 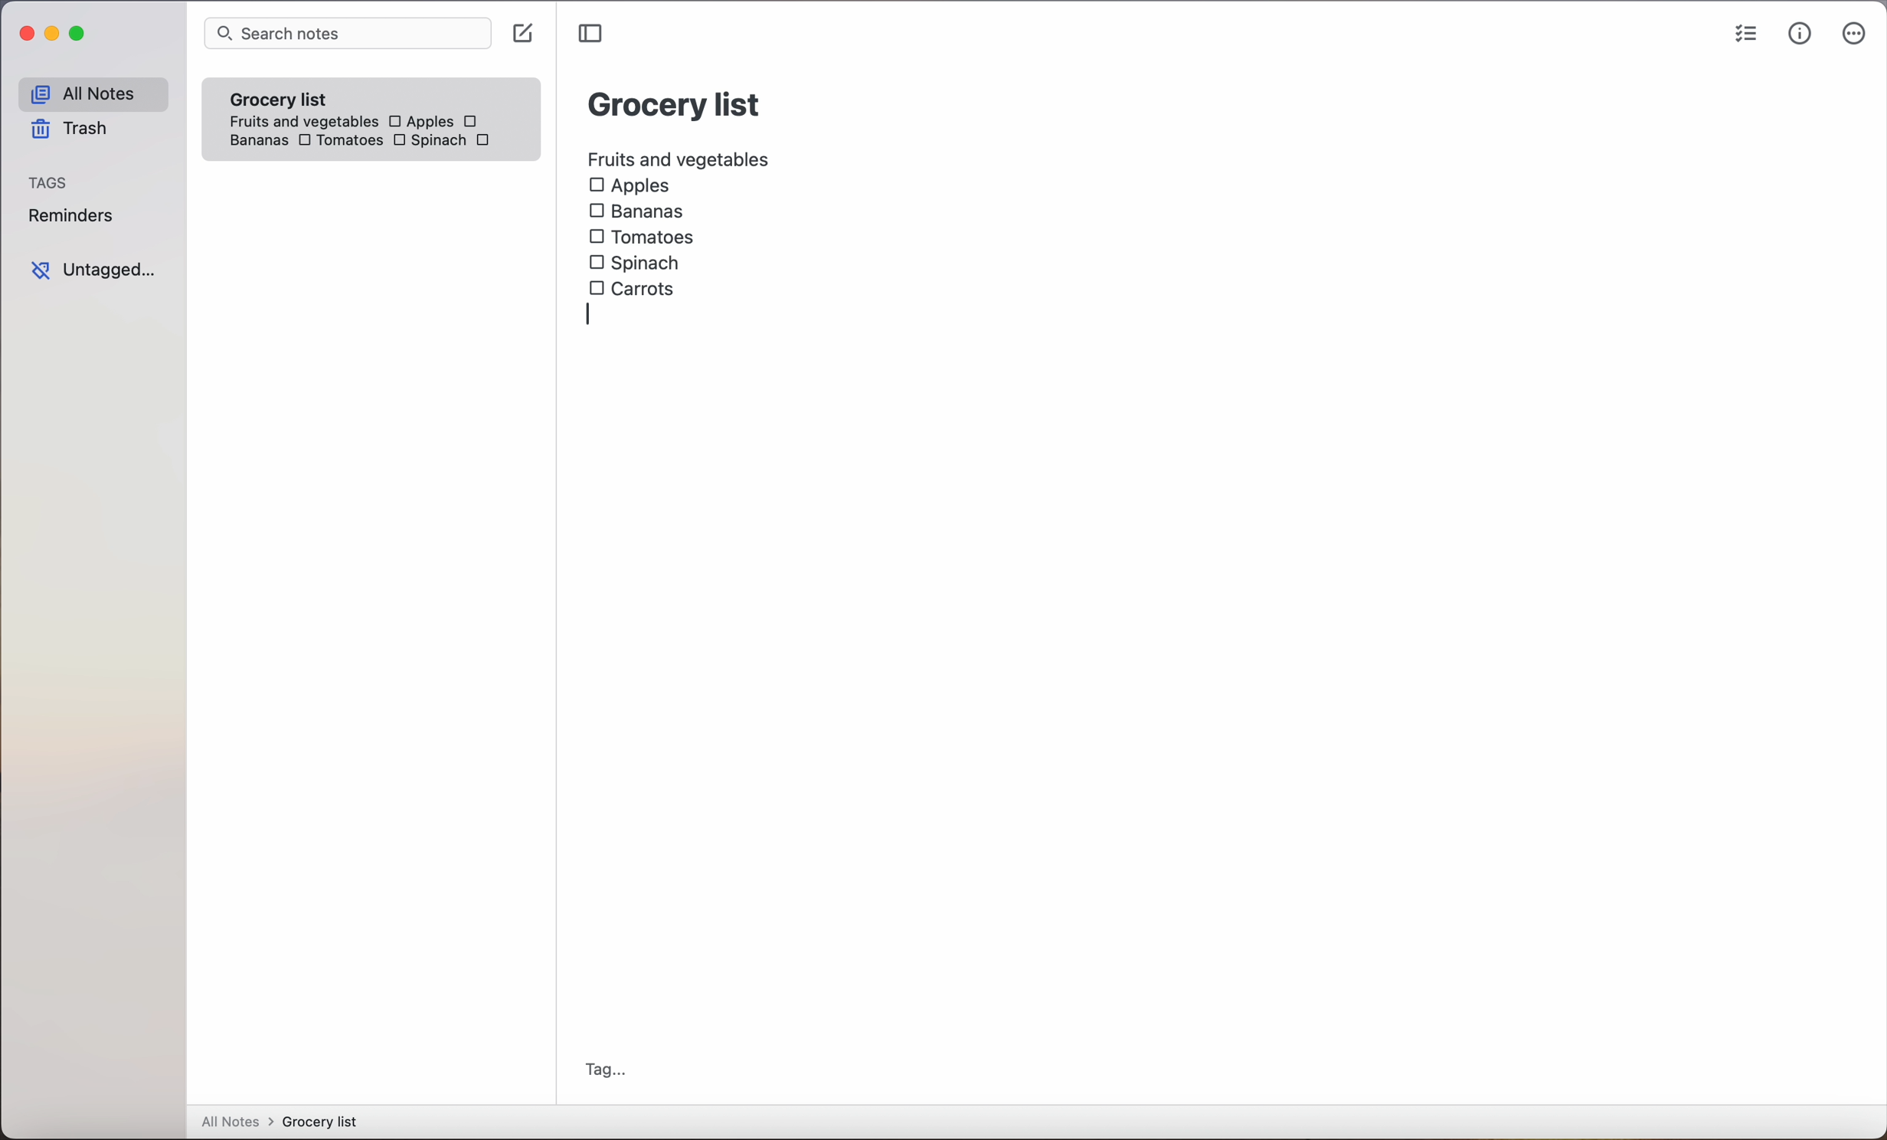 What do you see at coordinates (347, 34) in the screenshot?
I see `search bar` at bounding box center [347, 34].